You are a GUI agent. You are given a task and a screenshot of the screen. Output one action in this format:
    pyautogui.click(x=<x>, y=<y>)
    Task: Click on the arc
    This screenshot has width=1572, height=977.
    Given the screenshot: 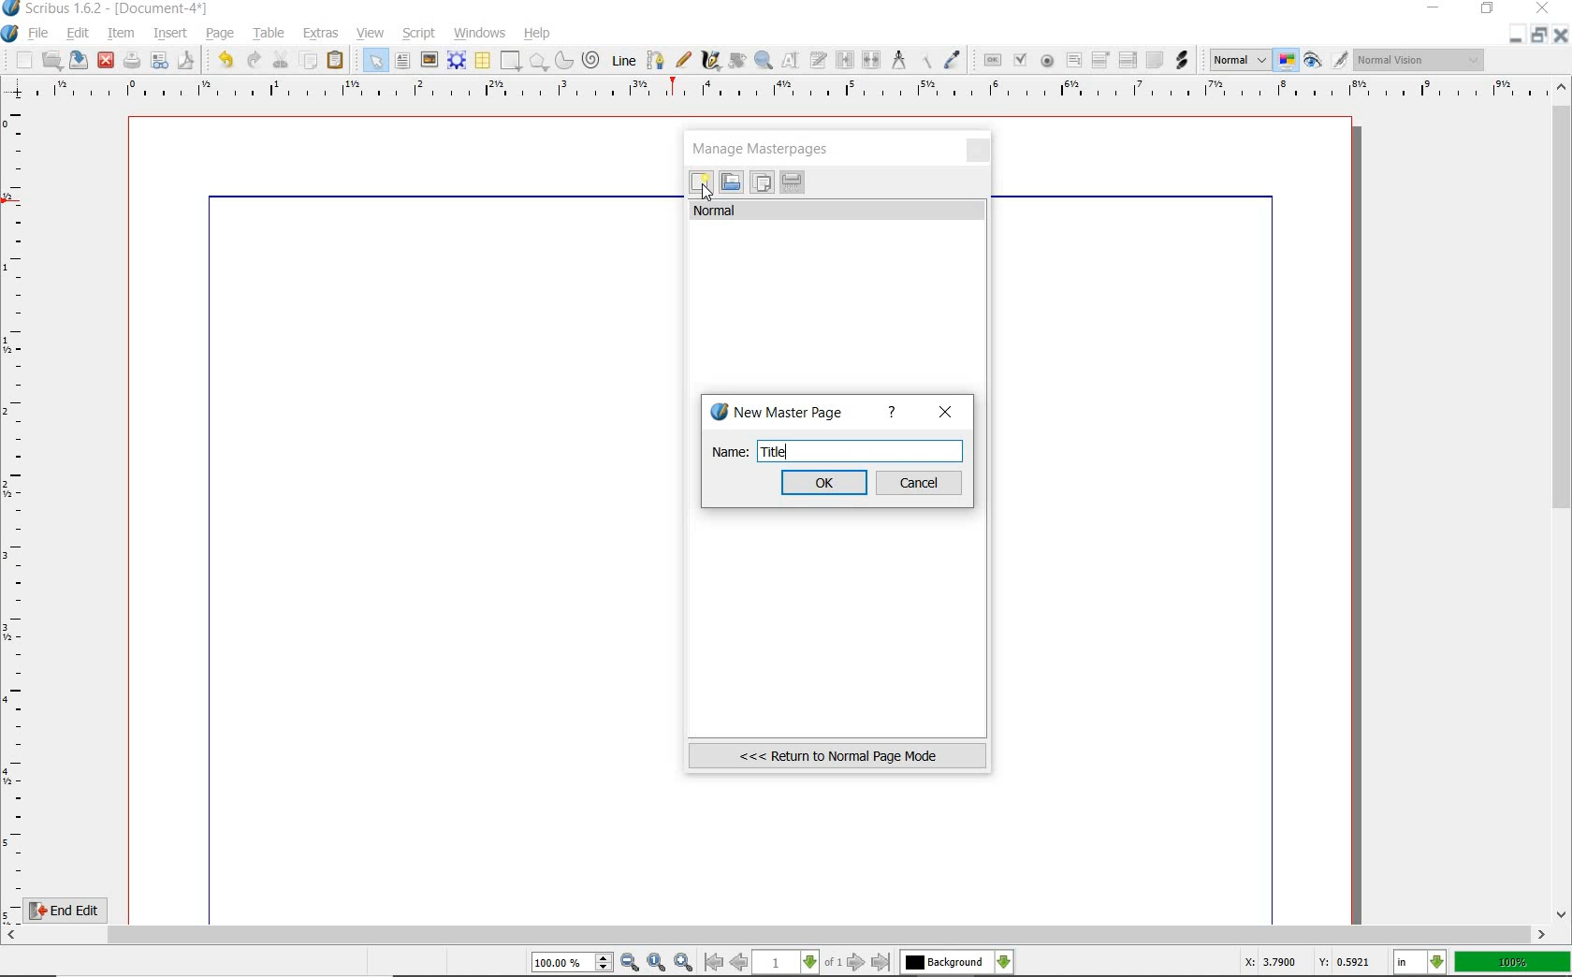 What is the action you would take?
    pyautogui.click(x=562, y=60)
    